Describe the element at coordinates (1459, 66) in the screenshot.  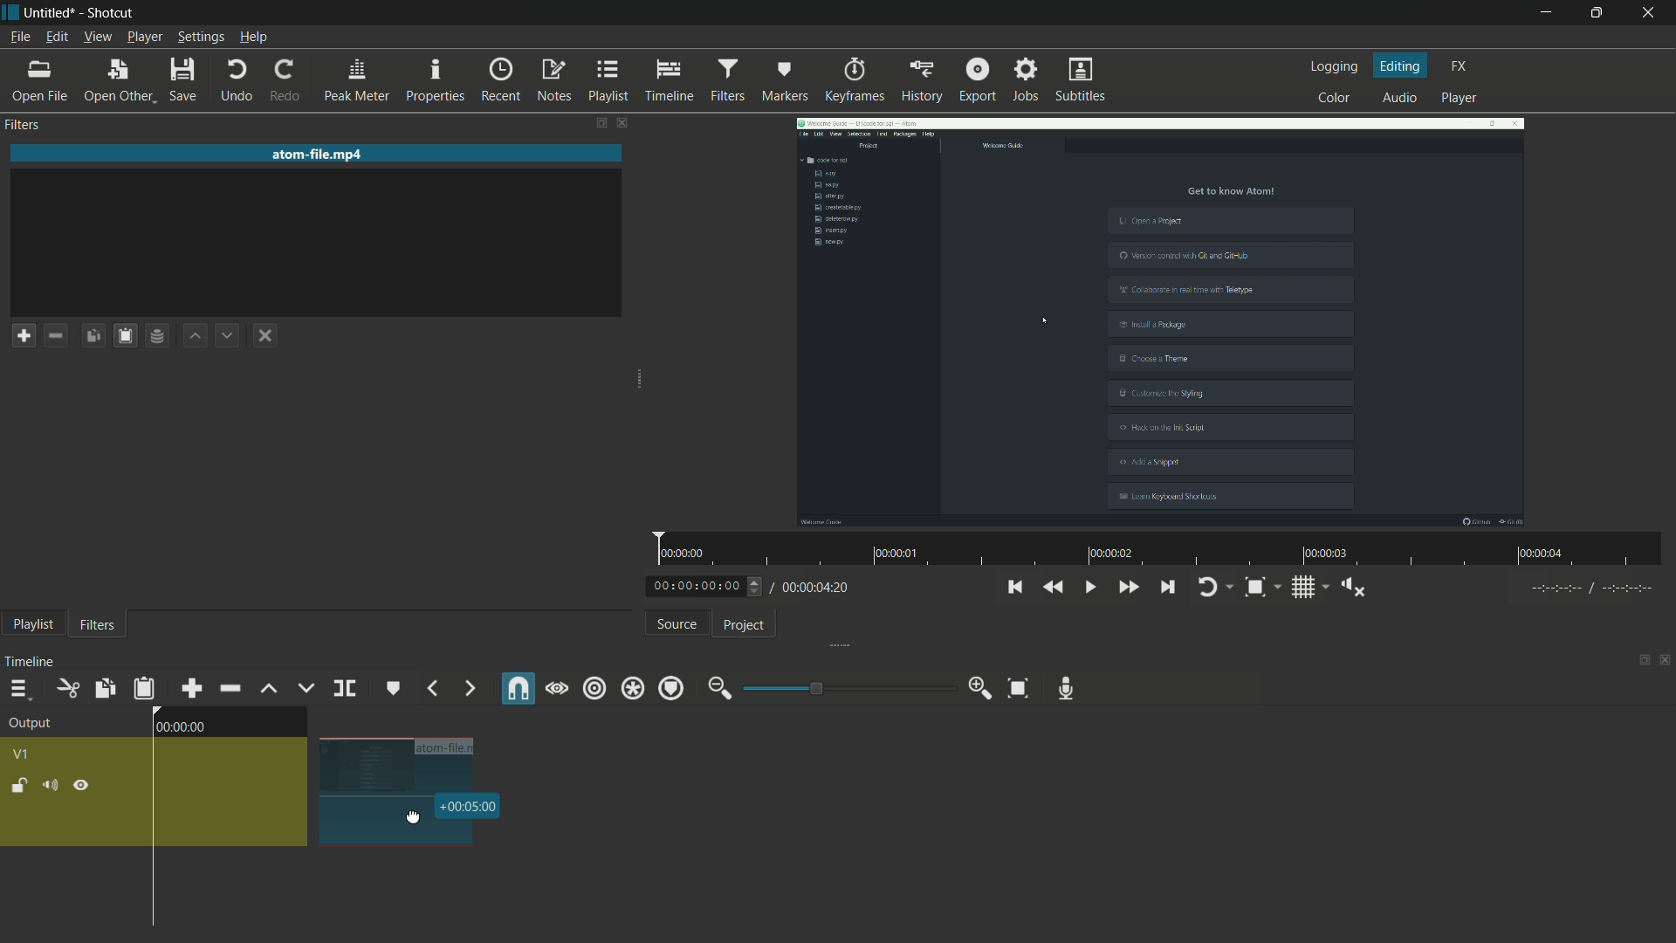
I see `fx` at that location.